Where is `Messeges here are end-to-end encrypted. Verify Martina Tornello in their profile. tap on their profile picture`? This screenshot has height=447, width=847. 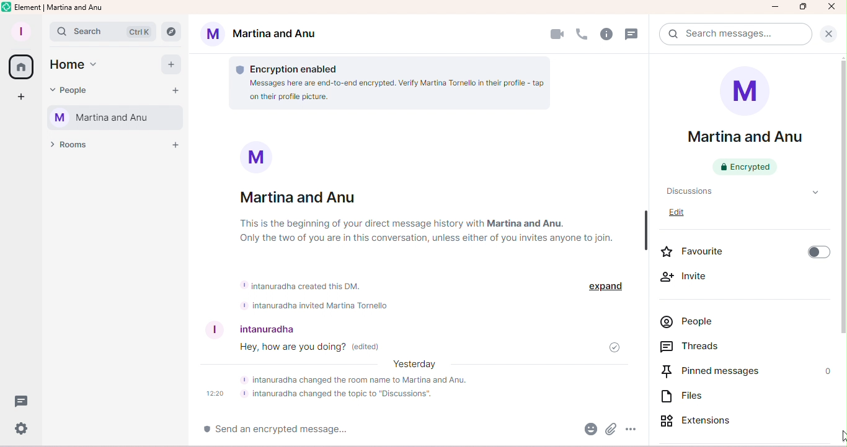
Messeges here are end-to-end encrypted. Verify Martina Tornello in their profile. tap on their profile picture is located at coordinates (385, 93).